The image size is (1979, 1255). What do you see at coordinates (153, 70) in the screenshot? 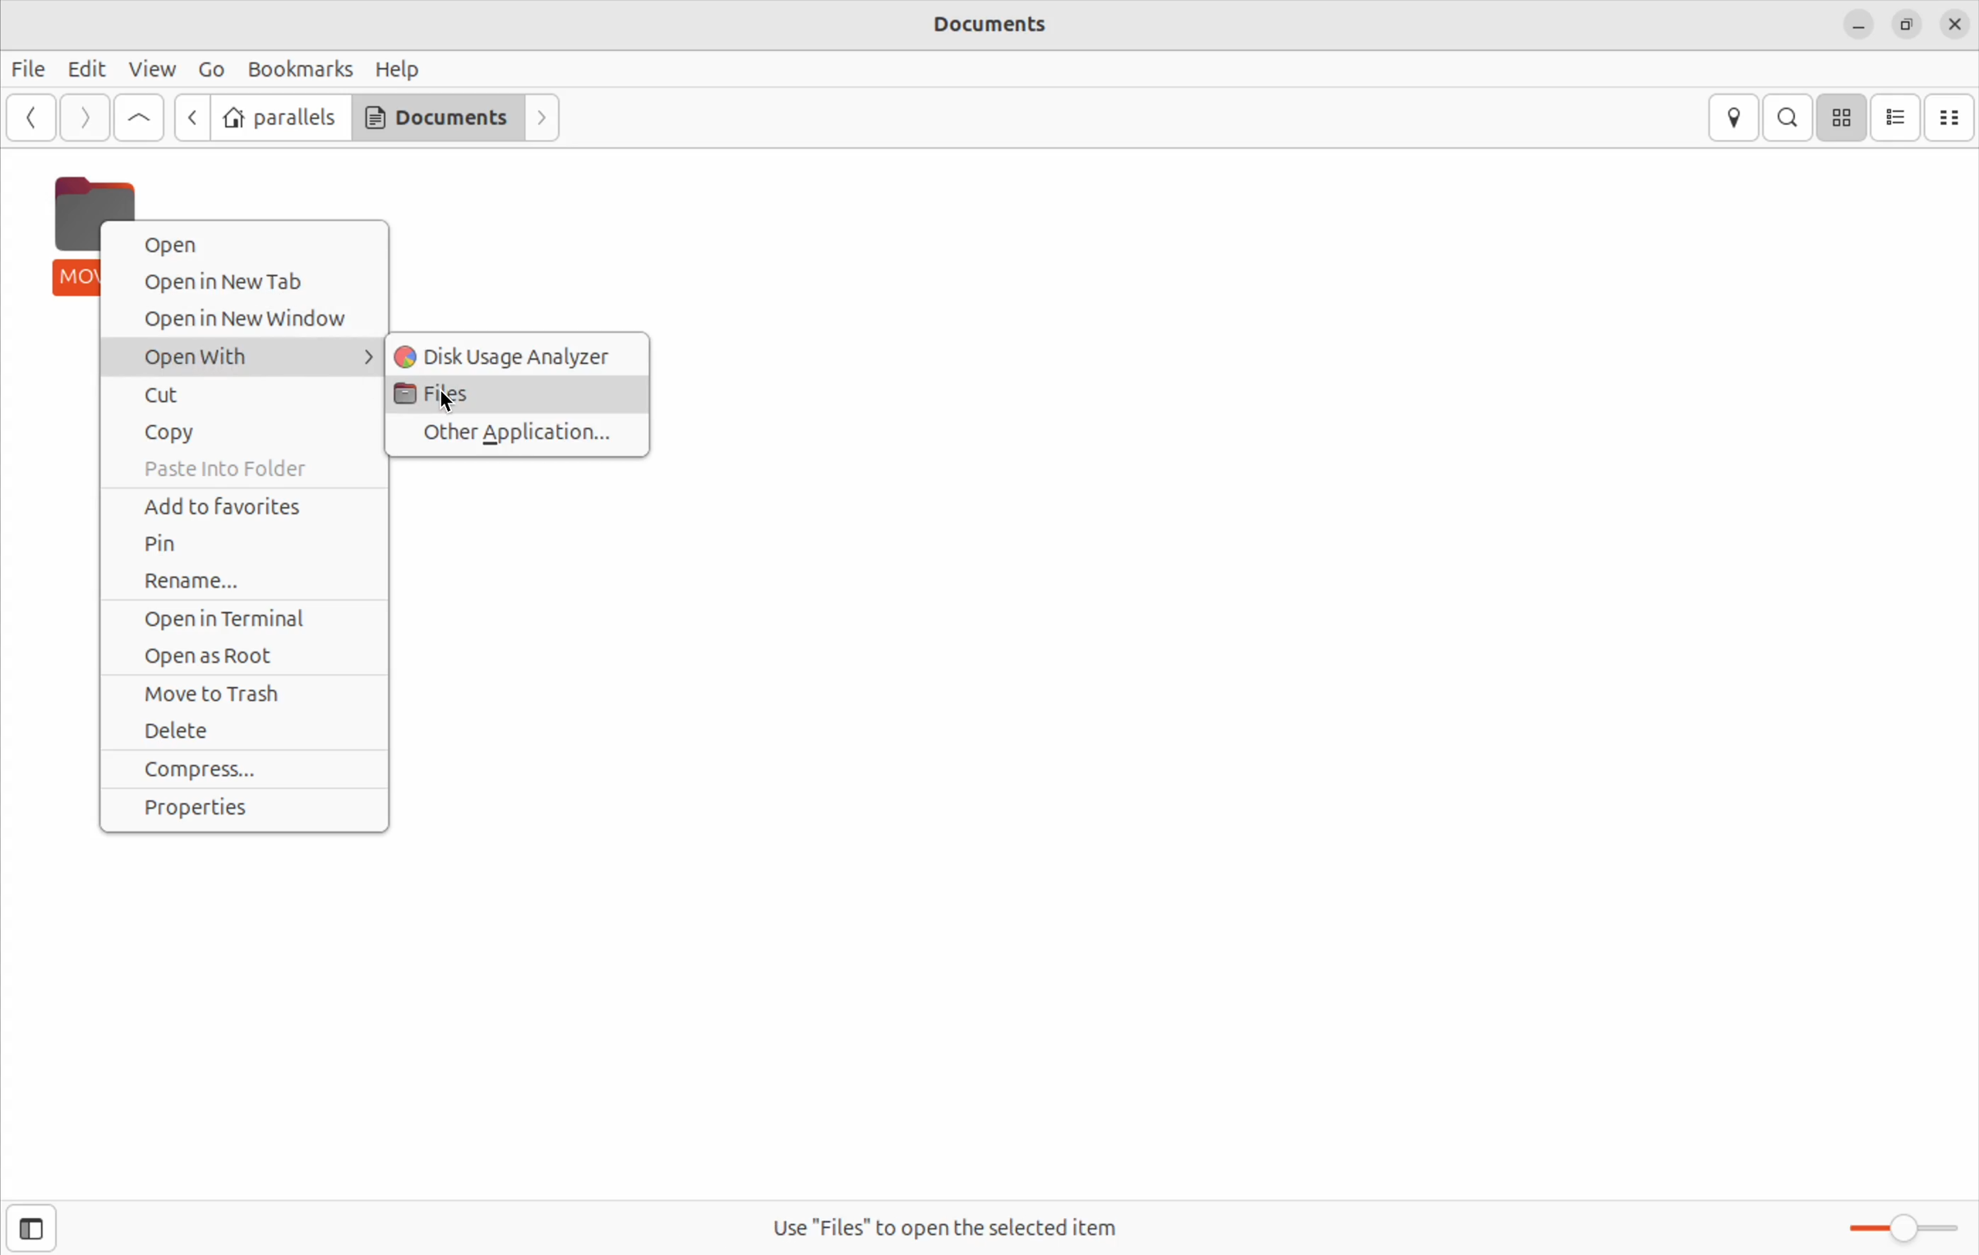
I see `View` at bounding box center [153, 70].